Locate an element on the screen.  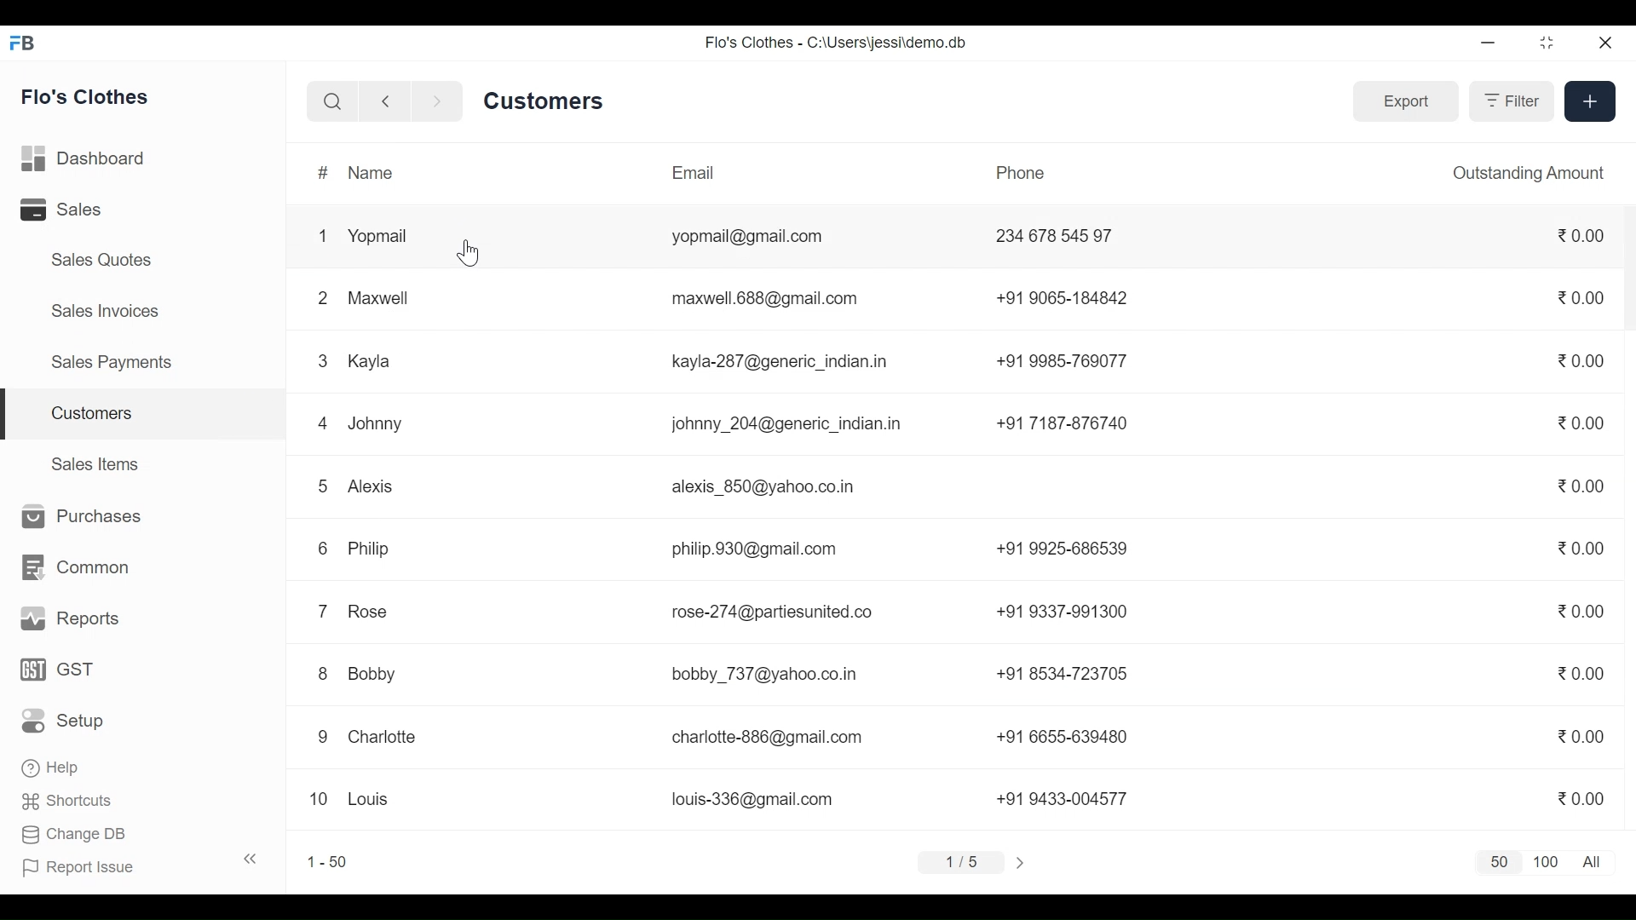
8 is located at coordinates (322, 674).